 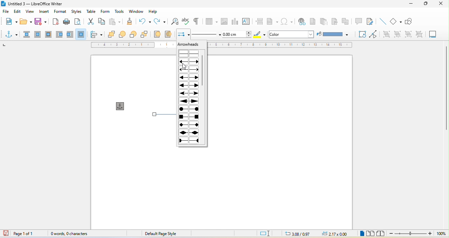 What do you see at coordinates (190, 132) in the screenshot?
I see `diamond` at bounding box center [190, 132].